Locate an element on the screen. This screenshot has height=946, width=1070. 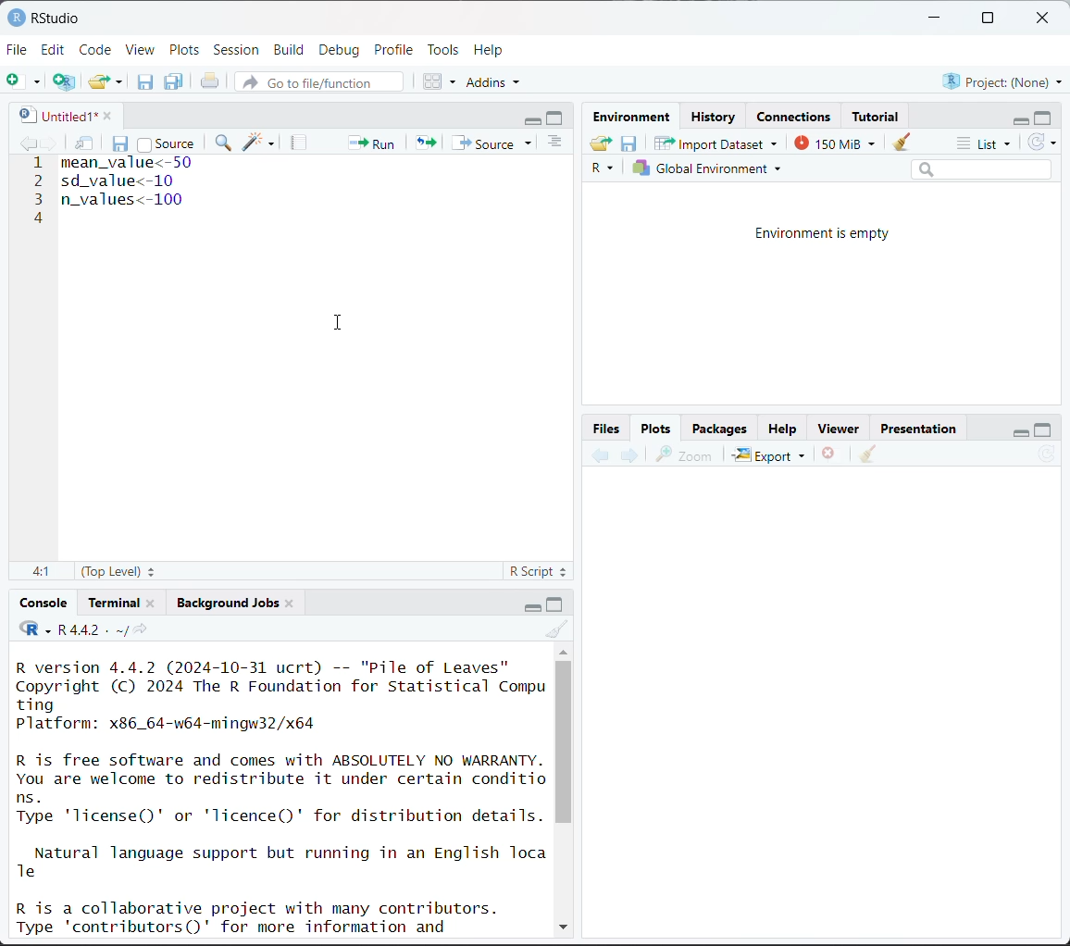
R script is located at coordinates (539, 574).